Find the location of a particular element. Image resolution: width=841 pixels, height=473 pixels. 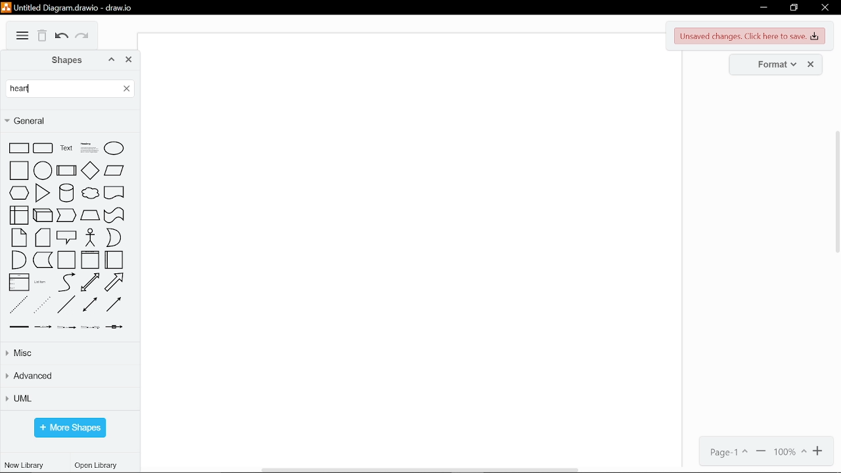

bidirectional connector is located at coordinates (89, 305).